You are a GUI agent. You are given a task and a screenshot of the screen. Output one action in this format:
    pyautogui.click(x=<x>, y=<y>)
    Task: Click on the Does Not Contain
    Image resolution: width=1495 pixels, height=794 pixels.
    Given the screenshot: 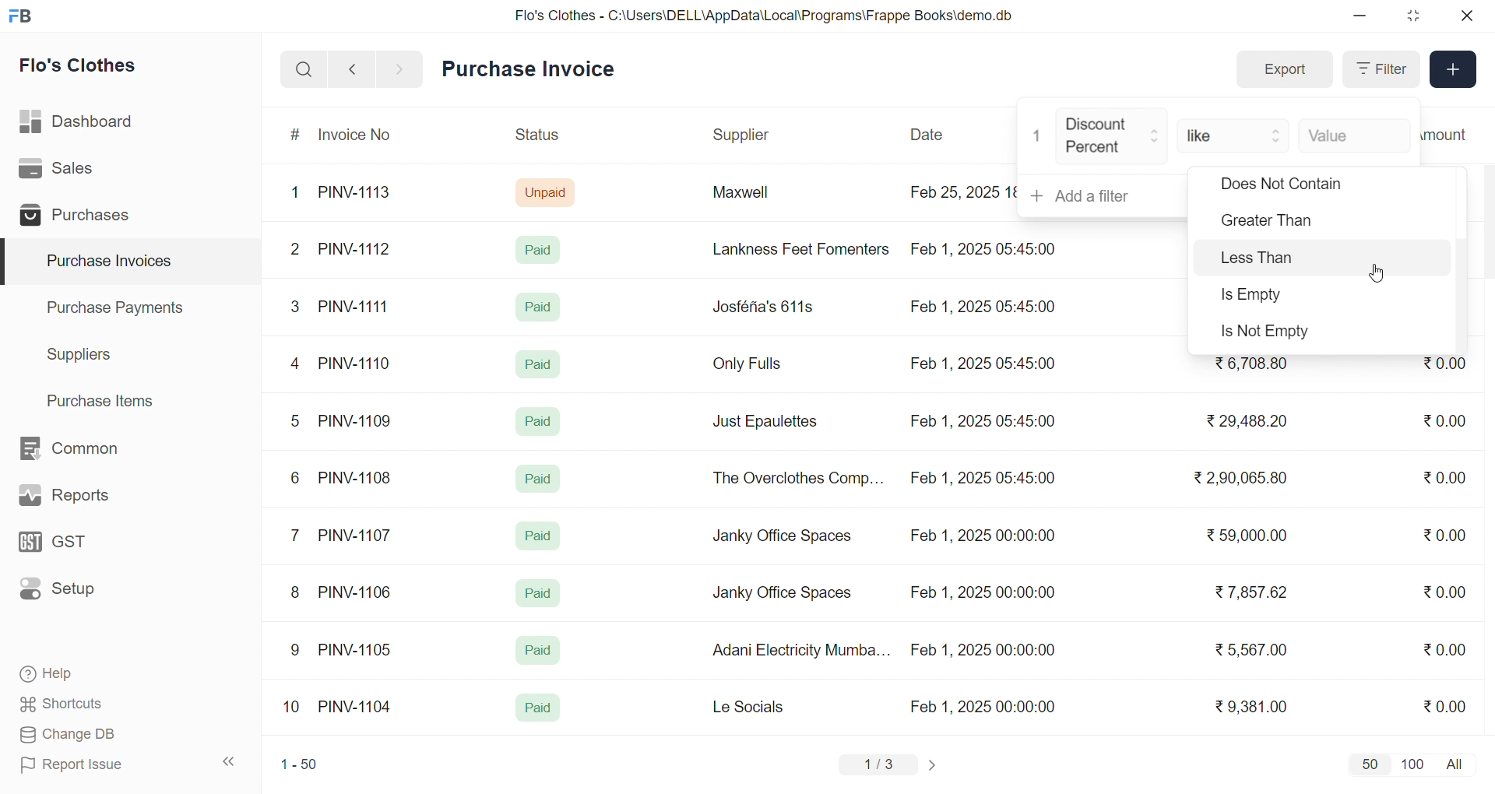 What is the action you would take?
    pyautogui.click(x=1282, y=187)
    